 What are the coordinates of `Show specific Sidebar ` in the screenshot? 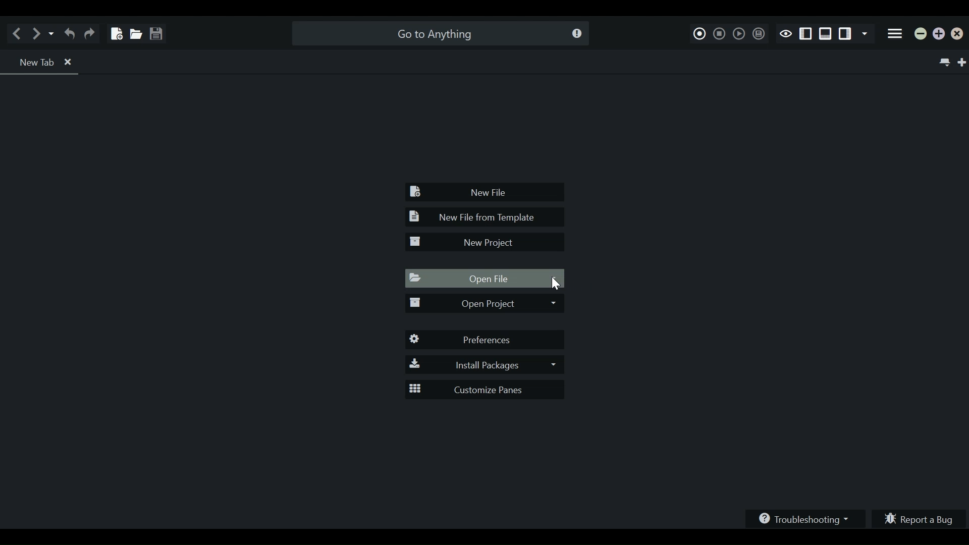 It's located at (867, 35).